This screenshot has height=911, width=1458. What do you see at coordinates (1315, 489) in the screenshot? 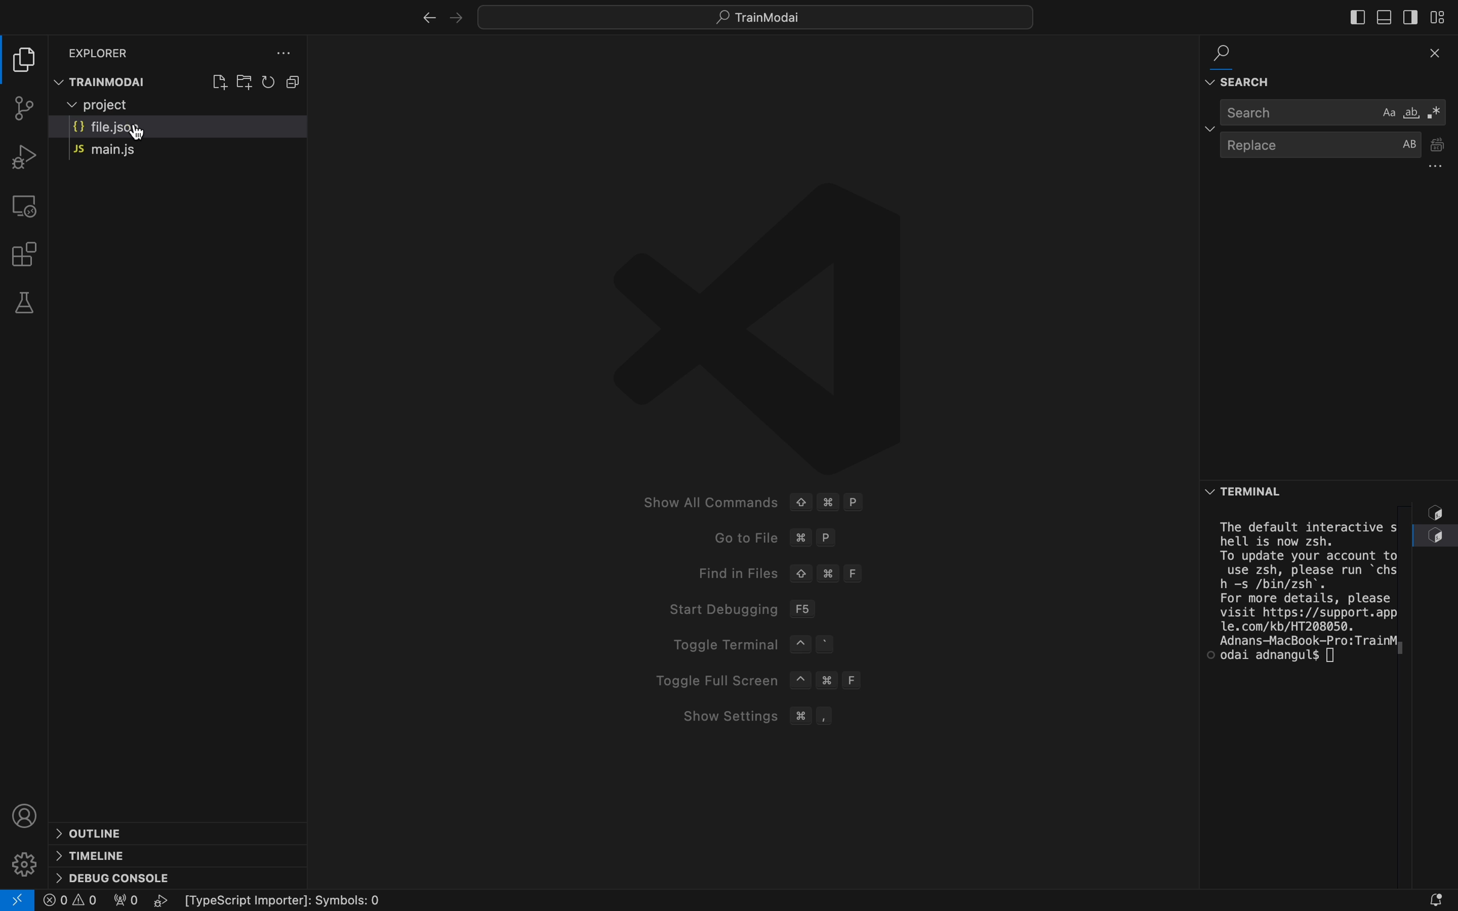
I see `terminal` at bounding box center [1315, 489].